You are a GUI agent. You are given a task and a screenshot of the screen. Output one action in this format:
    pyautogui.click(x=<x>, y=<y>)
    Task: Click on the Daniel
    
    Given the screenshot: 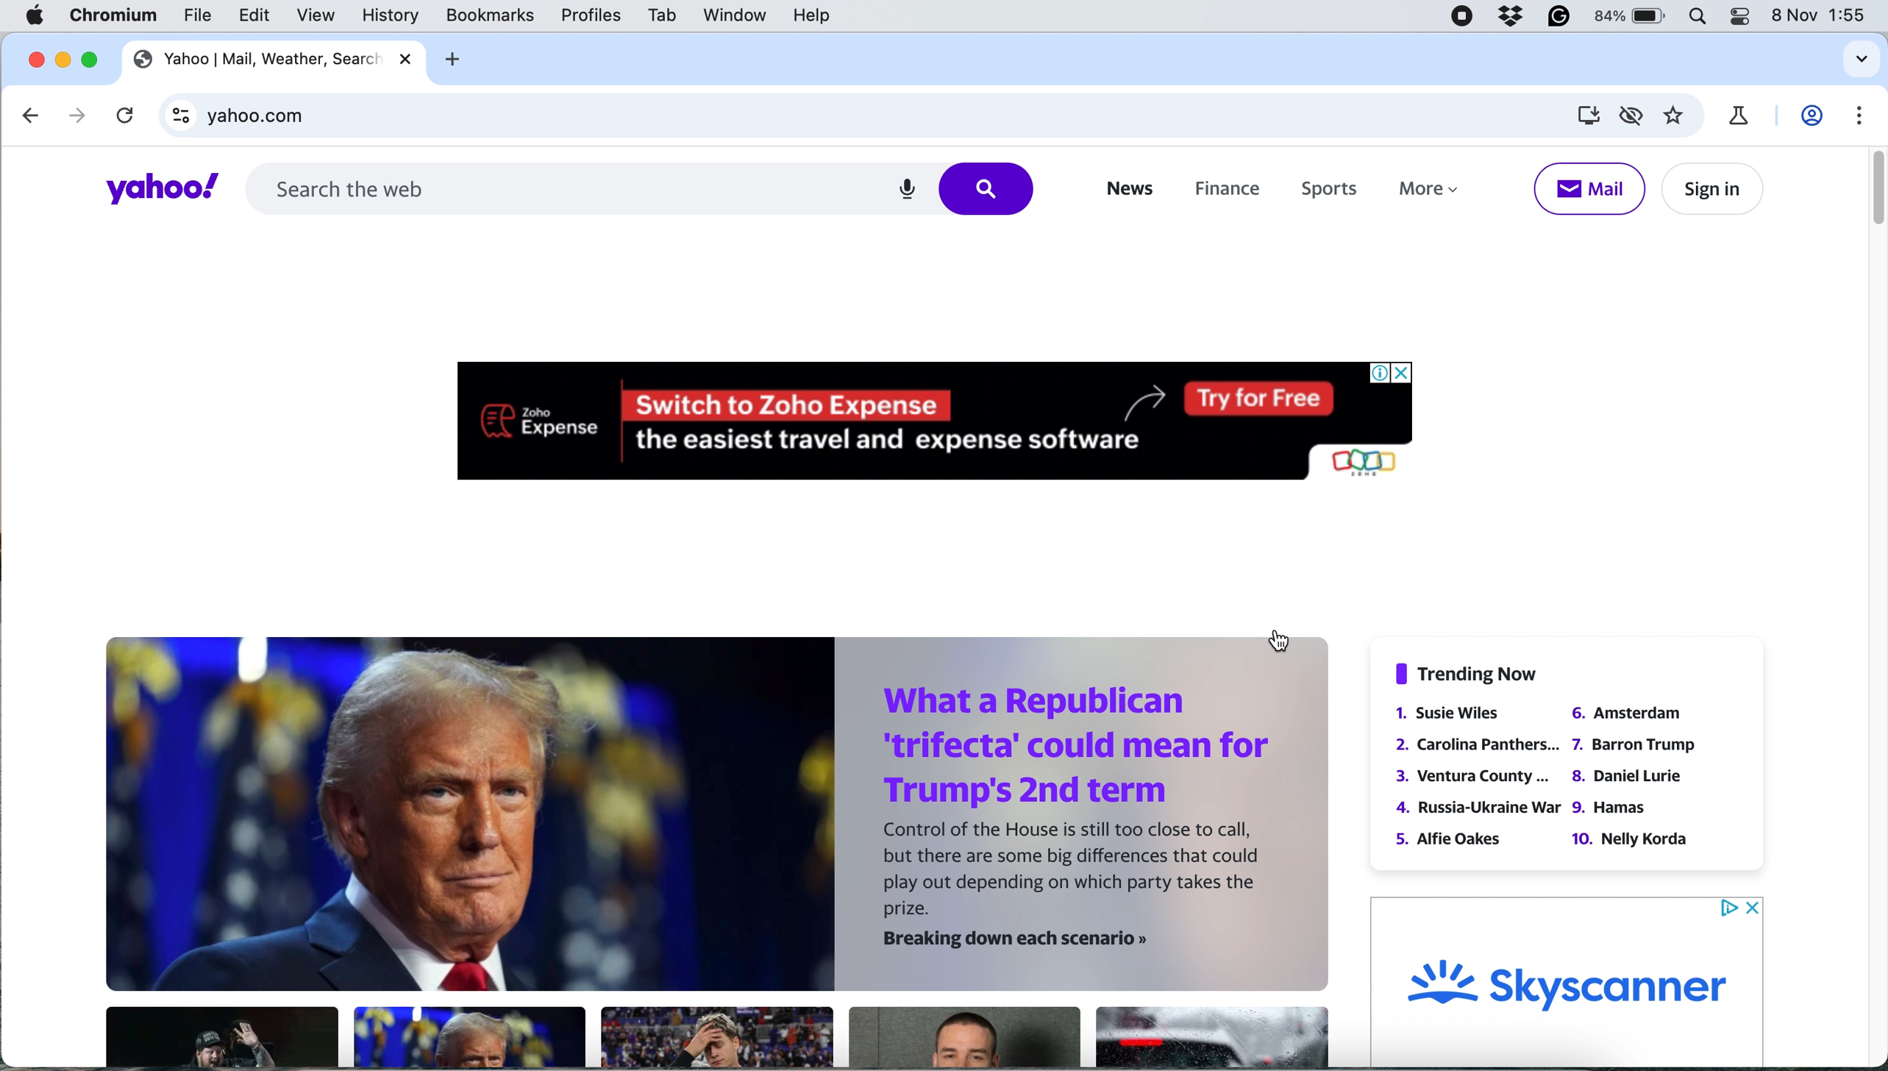 What is the action you would take?
    pyautogui.click(x=1627, y=777)
    